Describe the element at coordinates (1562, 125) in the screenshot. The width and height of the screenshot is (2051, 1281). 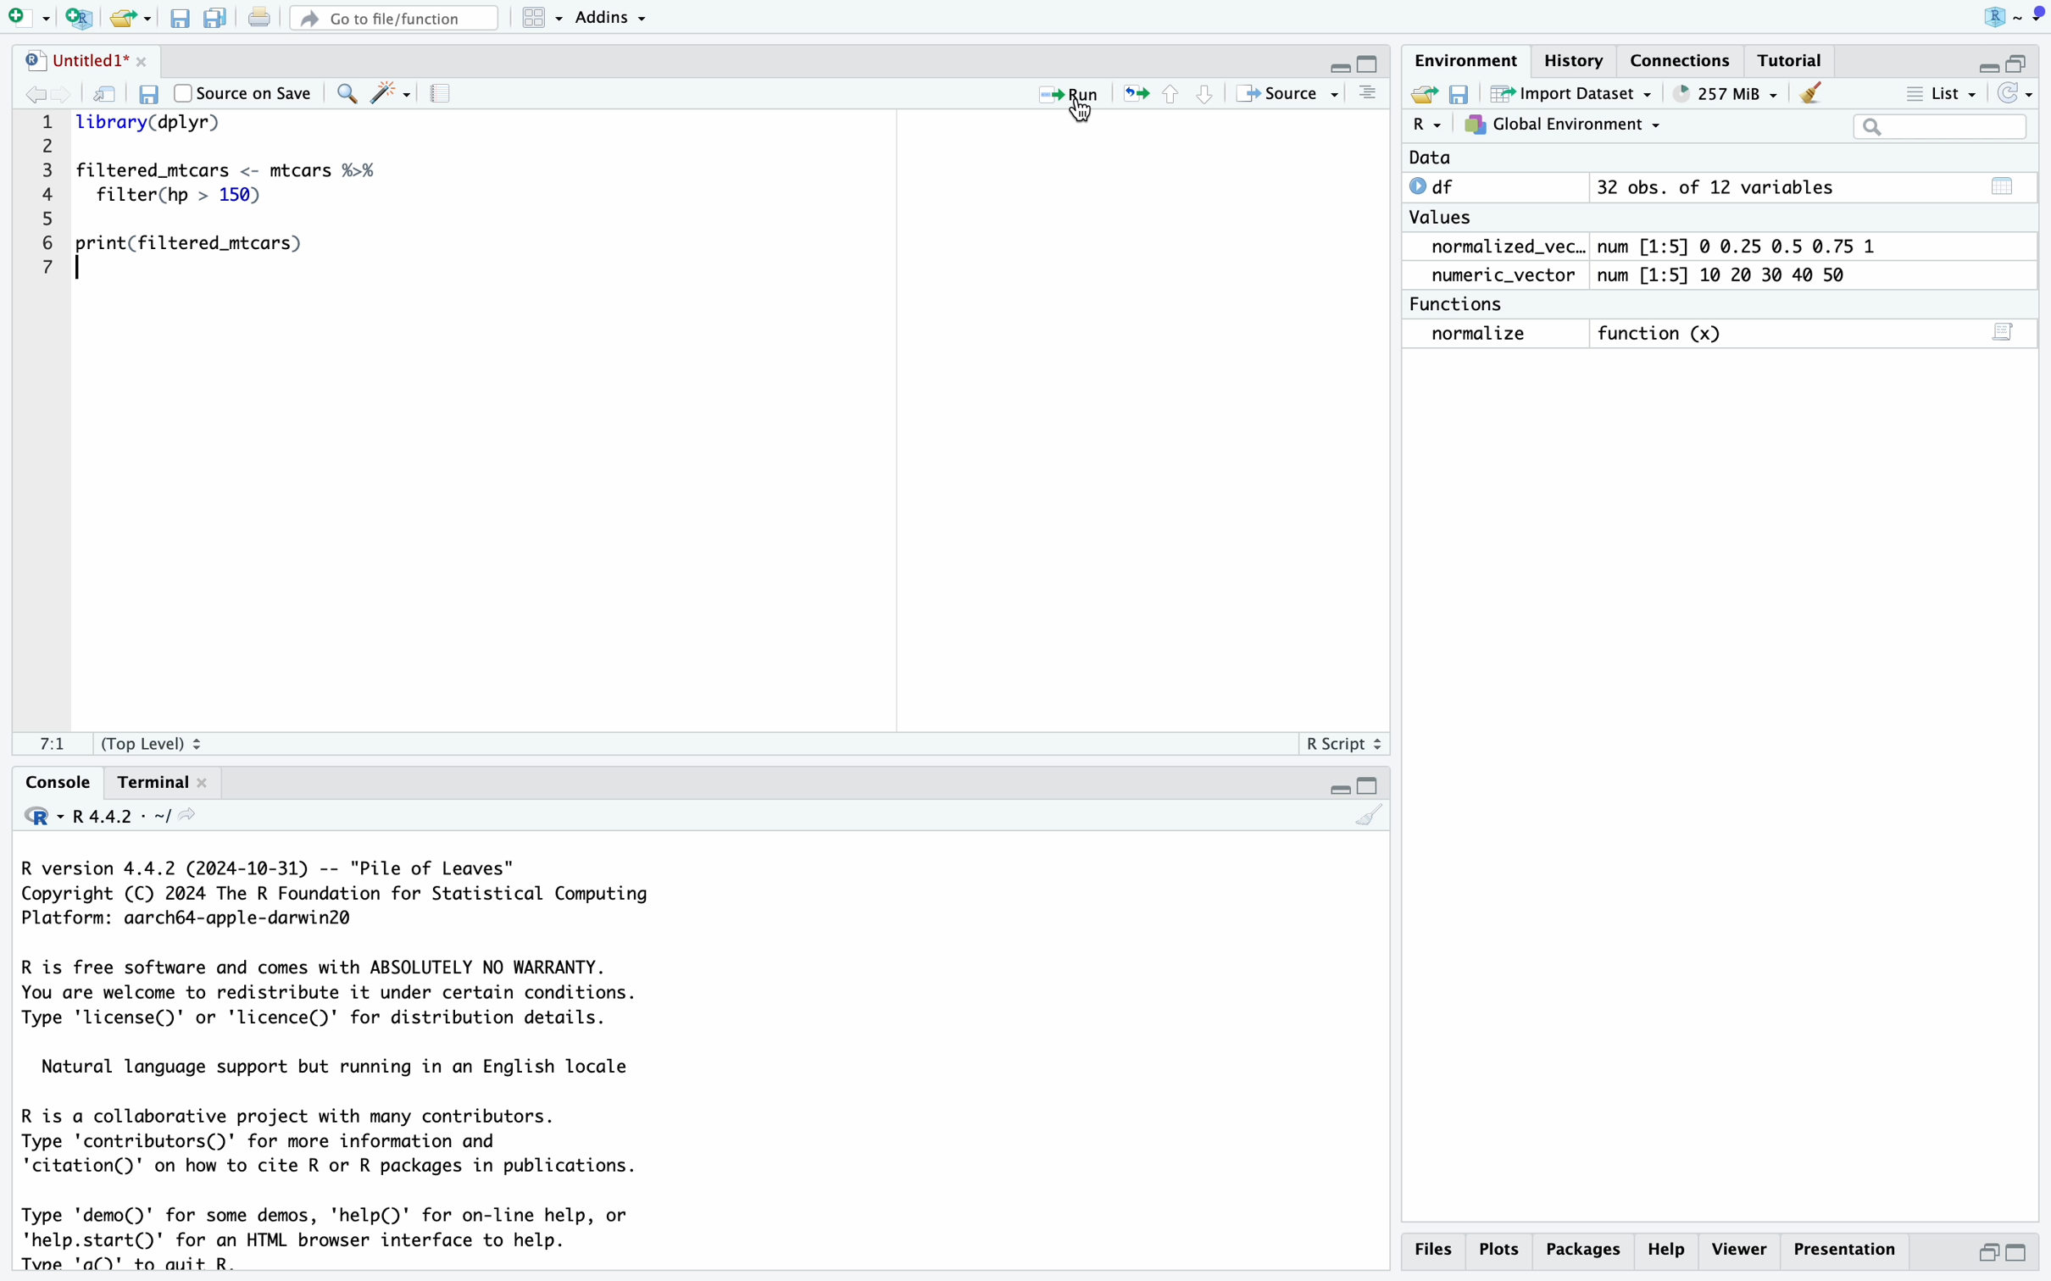
I see `Global Environment` at that location.